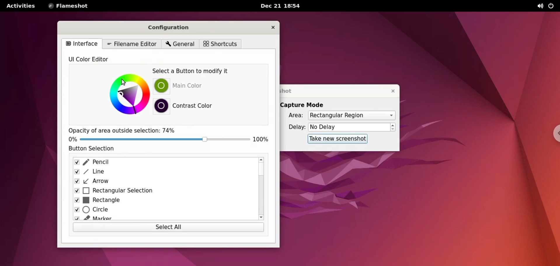 The height and width of the screenshot is (266, 560). Describe the element at coordinates (161, 211) in the screenshot. I see `circle checkbox` at that location.